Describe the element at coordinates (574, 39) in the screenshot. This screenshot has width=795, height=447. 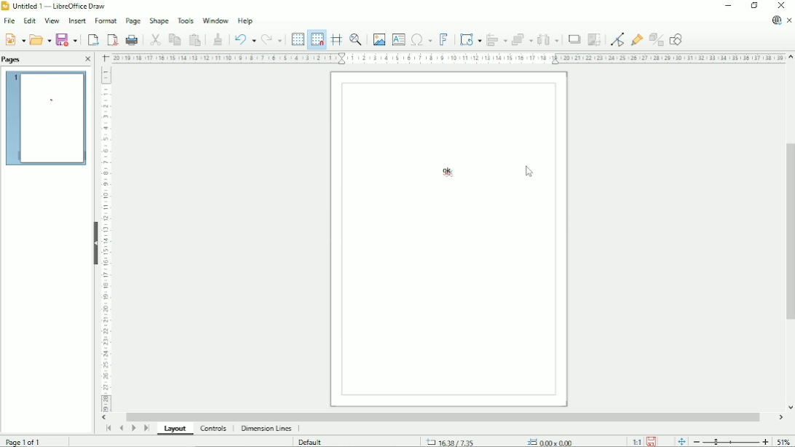
I see `Shadow` at that location.